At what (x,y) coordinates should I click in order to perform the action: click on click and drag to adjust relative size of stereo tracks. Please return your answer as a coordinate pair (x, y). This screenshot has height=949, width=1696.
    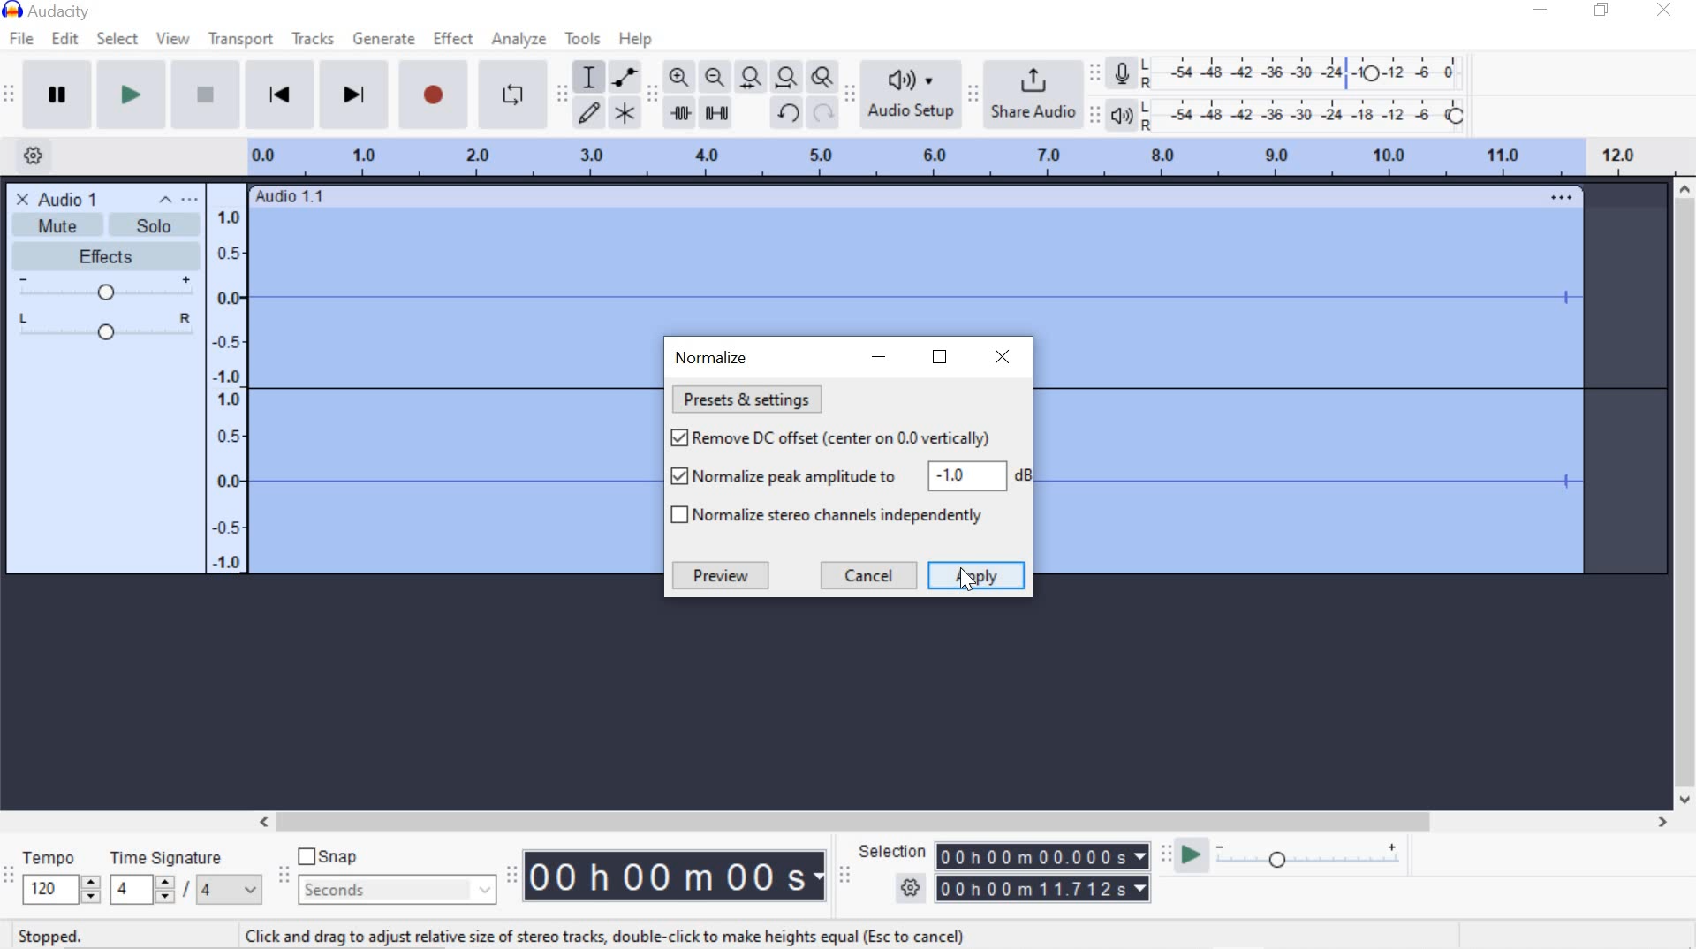
    Looking at the image, I should click on (598, 933).